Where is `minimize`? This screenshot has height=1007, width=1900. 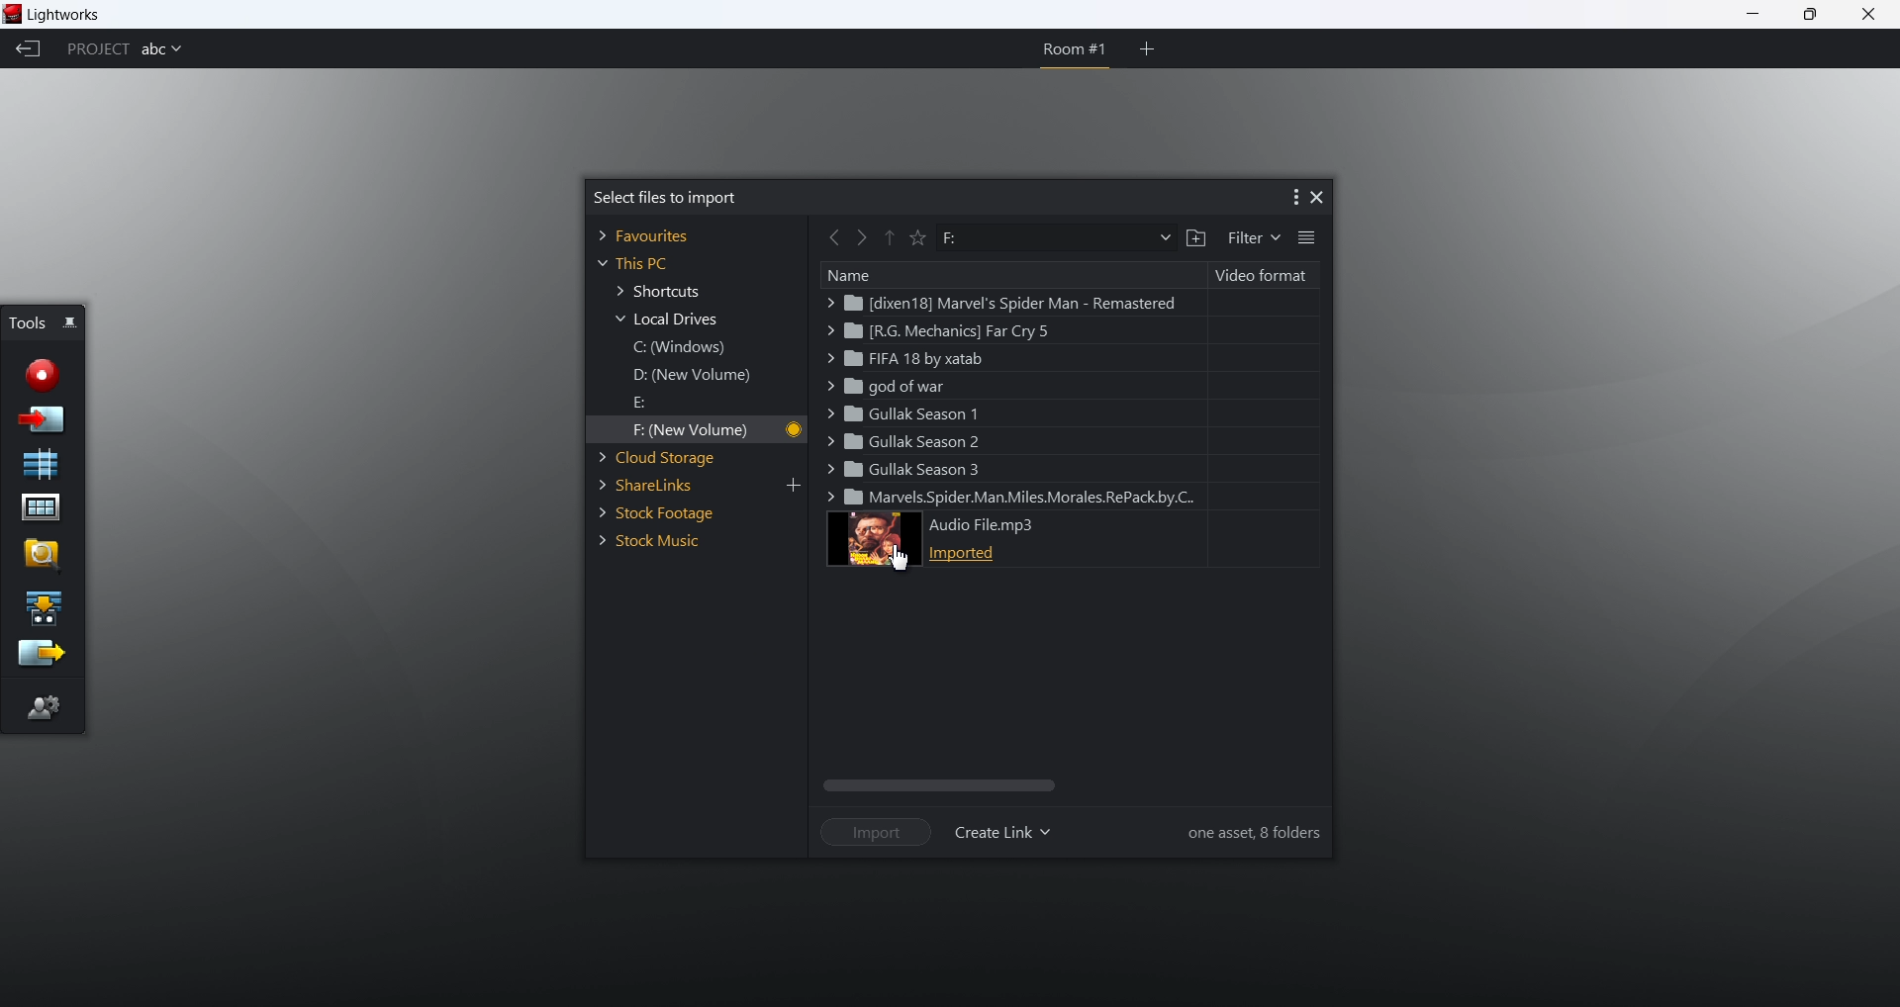
minimize is located at coordinates (1754, 16).